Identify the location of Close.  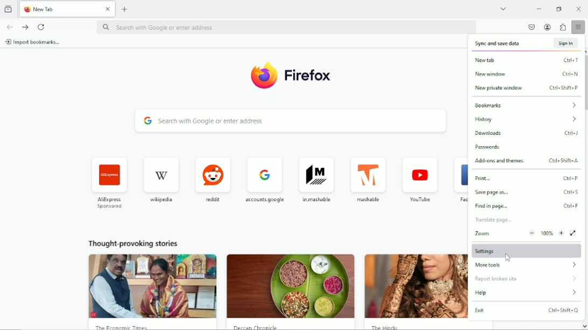
(579, 10).